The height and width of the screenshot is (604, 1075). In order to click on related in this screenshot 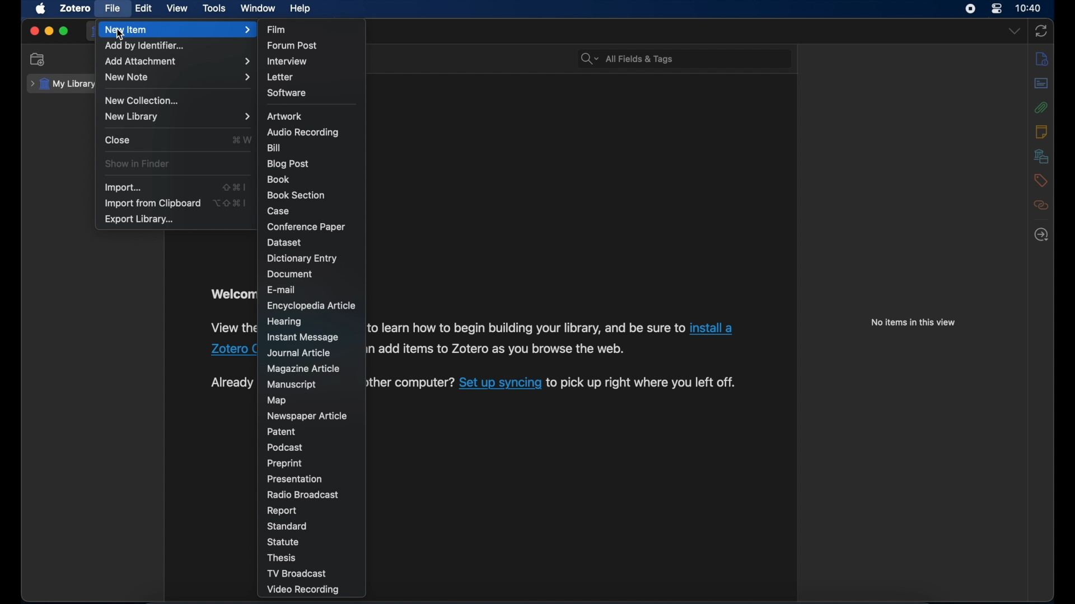, I will do `click(1041, 205)`.